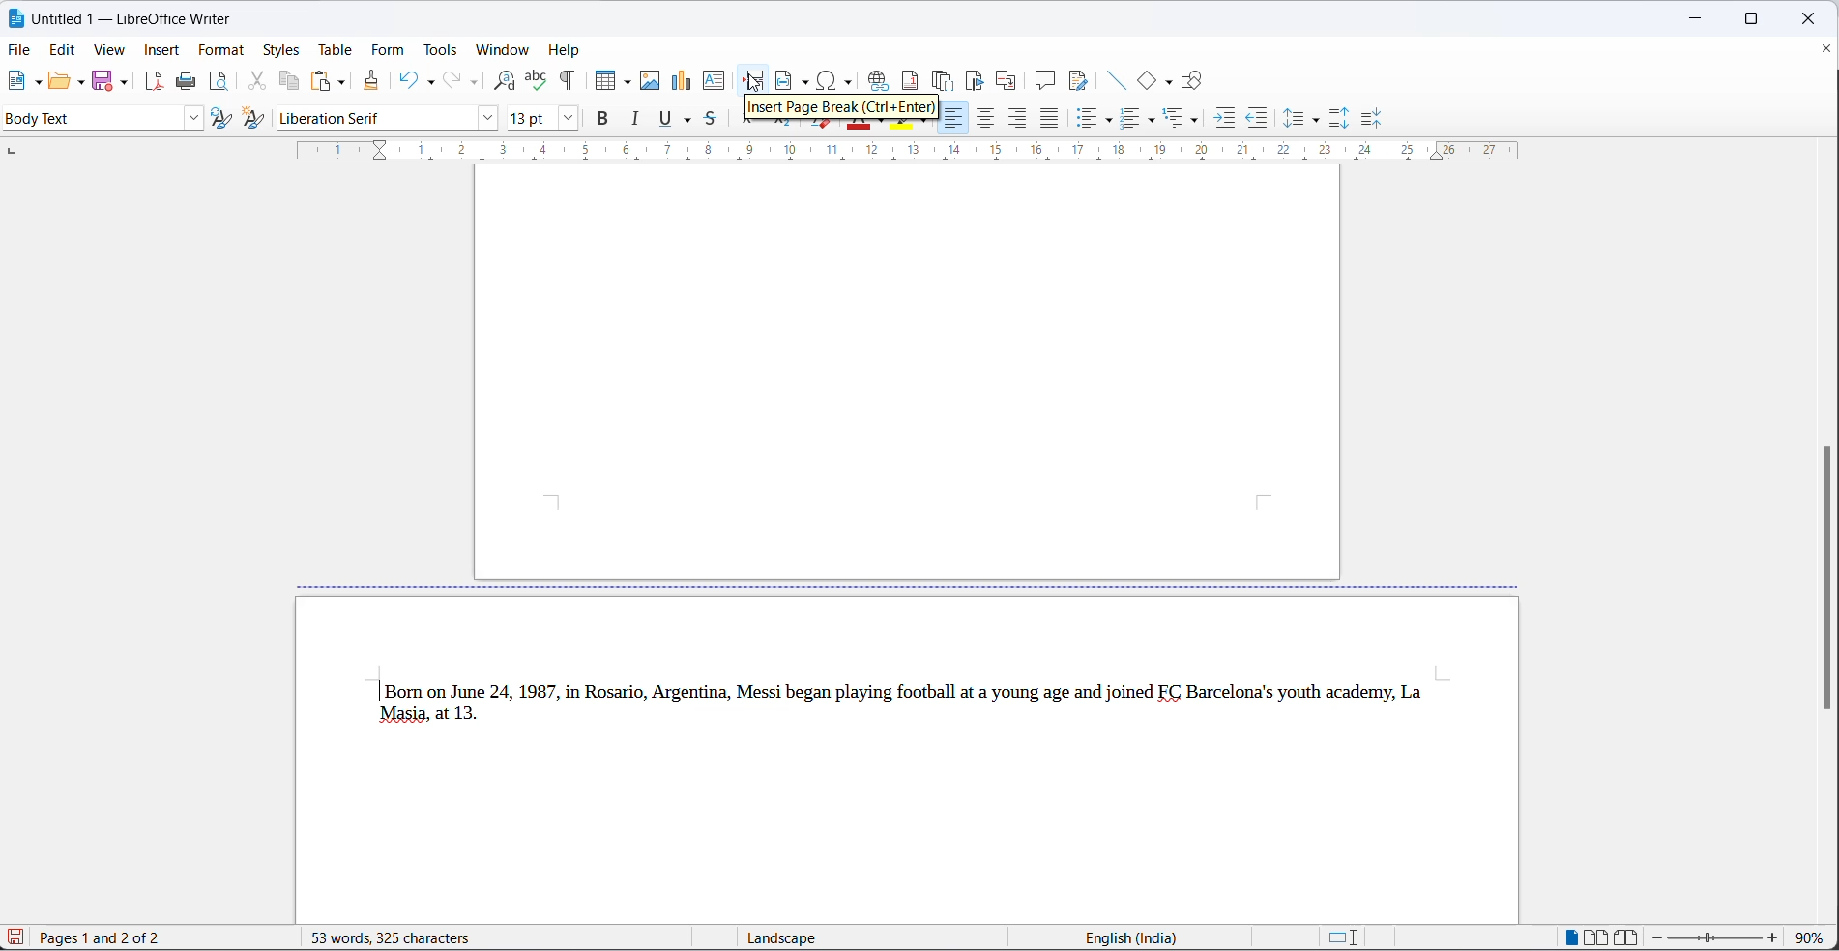  What do you see at coordinates (1319, 118) in the screenshot?
I see `line spacing options` at bounding box center [1319, 118].